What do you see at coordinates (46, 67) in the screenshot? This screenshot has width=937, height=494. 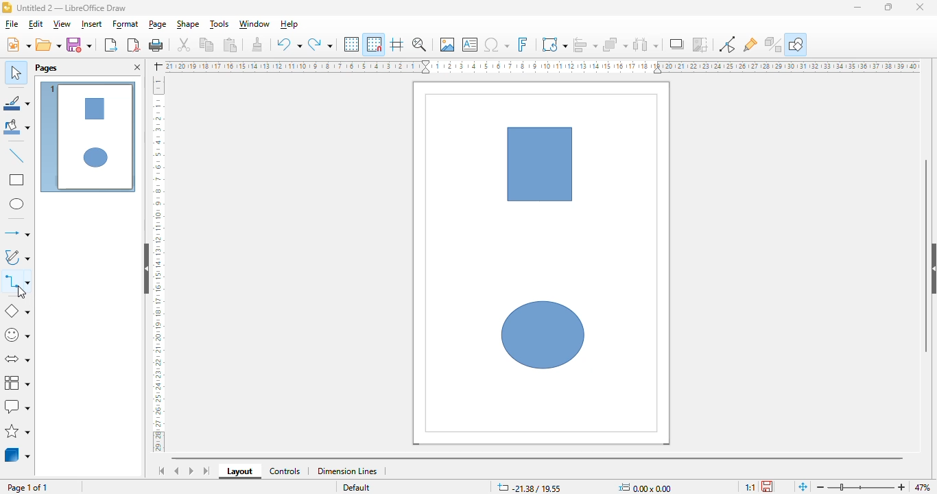 I see `pages` at bounding box center [46, 67].